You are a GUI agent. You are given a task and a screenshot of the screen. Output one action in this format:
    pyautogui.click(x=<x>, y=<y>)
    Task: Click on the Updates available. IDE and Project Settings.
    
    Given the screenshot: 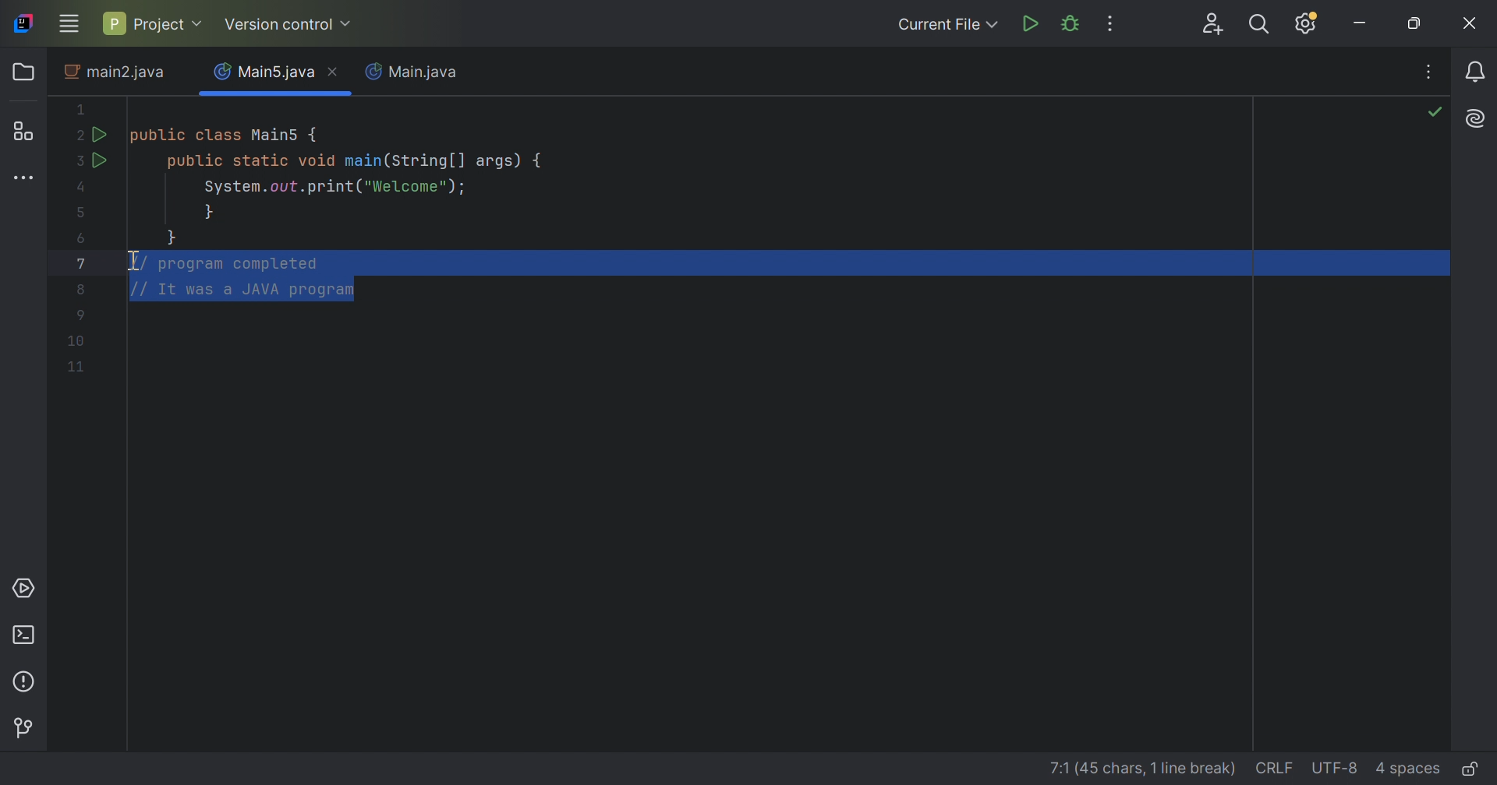 What is the action you would take?
    pyautogui.click(x=1309, y=24)
    